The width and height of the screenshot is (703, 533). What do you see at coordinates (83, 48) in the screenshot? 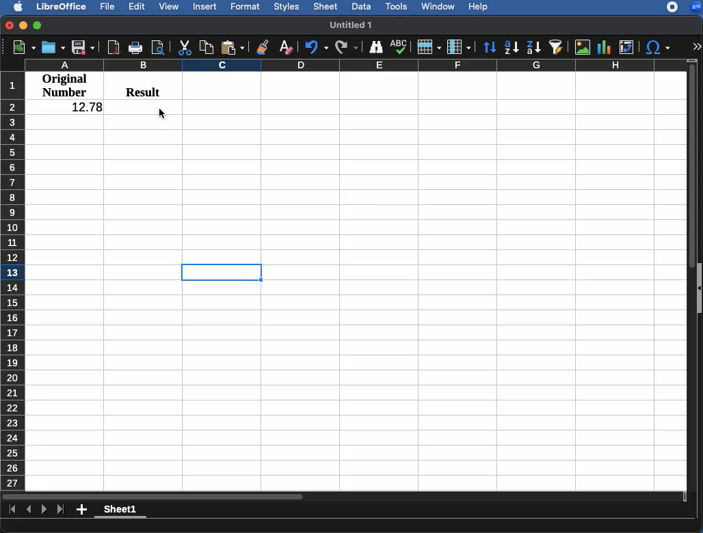
I see `Save` at bounding box center [83, 48].